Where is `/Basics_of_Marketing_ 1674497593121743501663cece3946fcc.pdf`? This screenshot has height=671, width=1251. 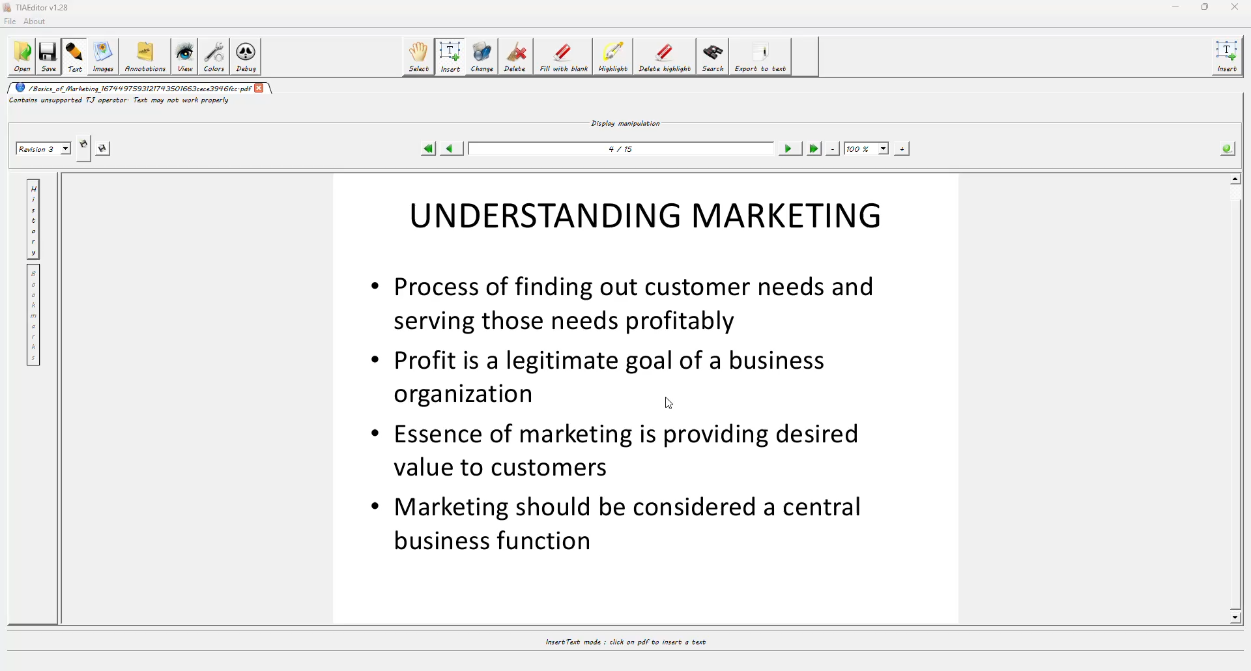 /Basics_of_Marketing_ 1674497593121743501663cece3946fcc.pdf is located at coordinates (132, 88).